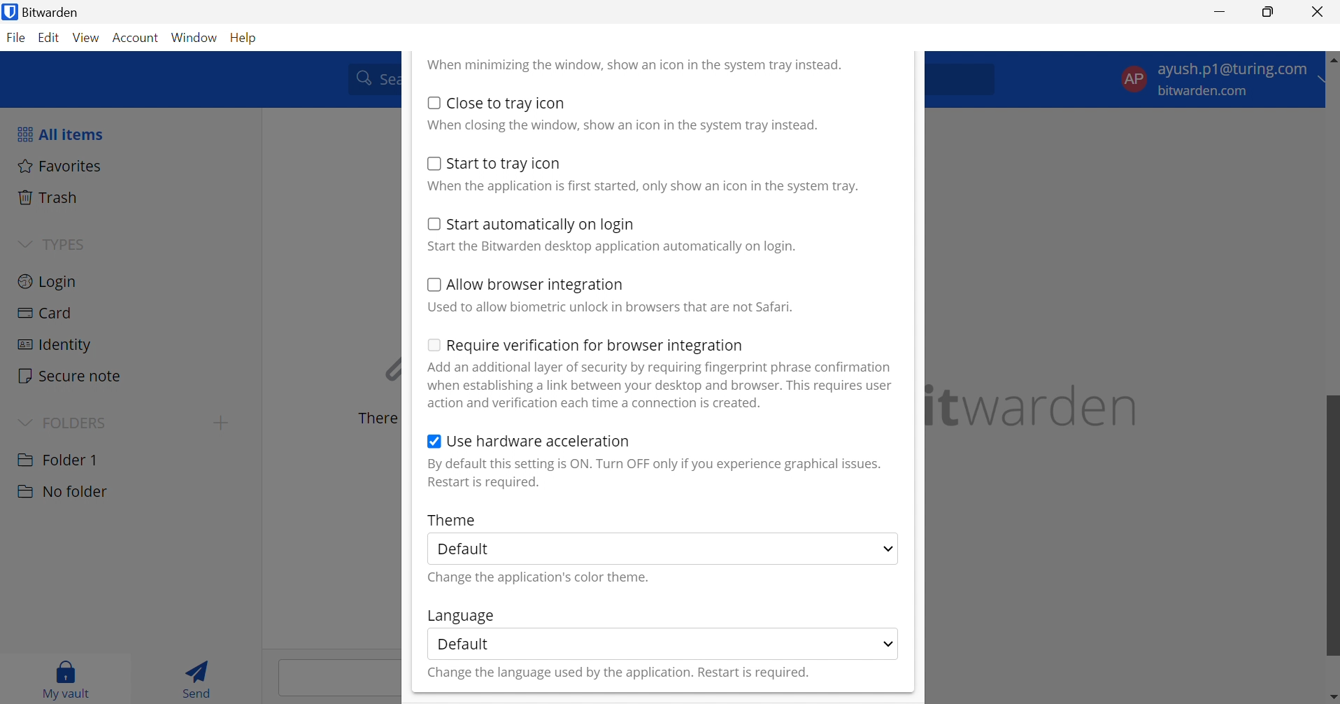 Image resolution: width=1340 pixels, height=704 pixels. Describe the element at coordinates (56, 12) in the screenshot. I see `Bitwarden` at that location.